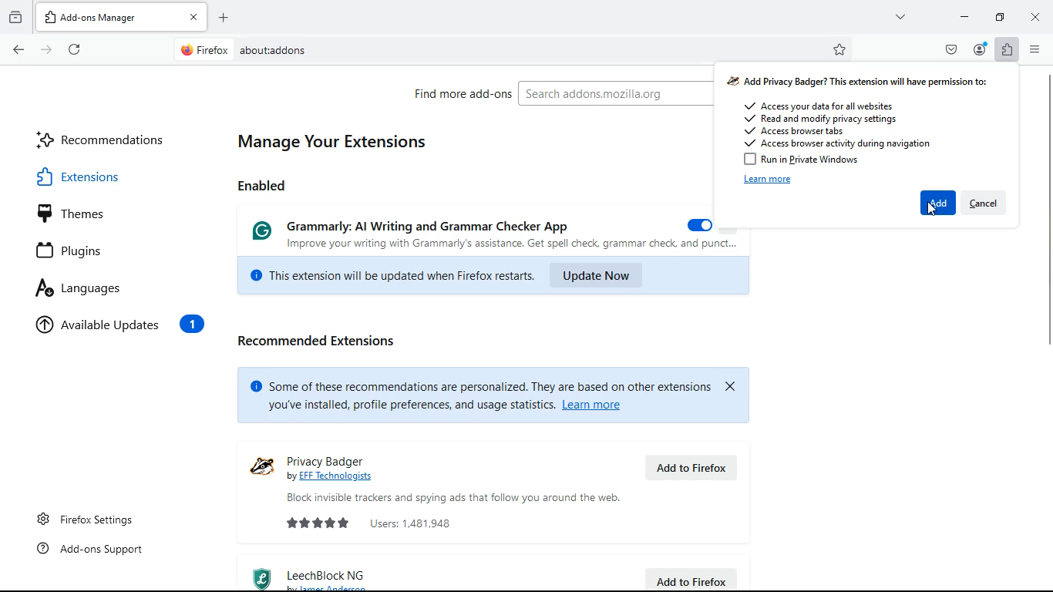 This screenshot has width=1053, height=592. I want to click on about:addons, so click(483, 50).